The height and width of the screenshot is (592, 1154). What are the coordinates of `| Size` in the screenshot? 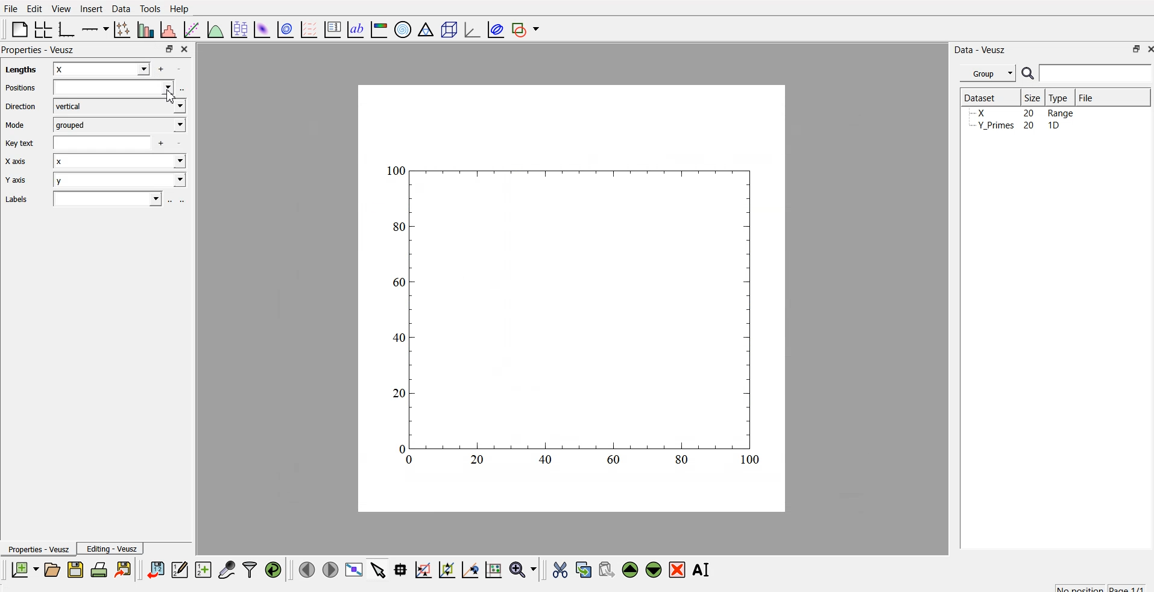 It's located at (1033, 97).